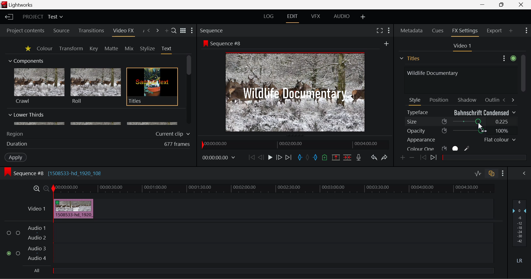 The image size is (531, 279). Describe the element at coordinates (39, 86) in the screenshot. I see `Crawl` at that location.